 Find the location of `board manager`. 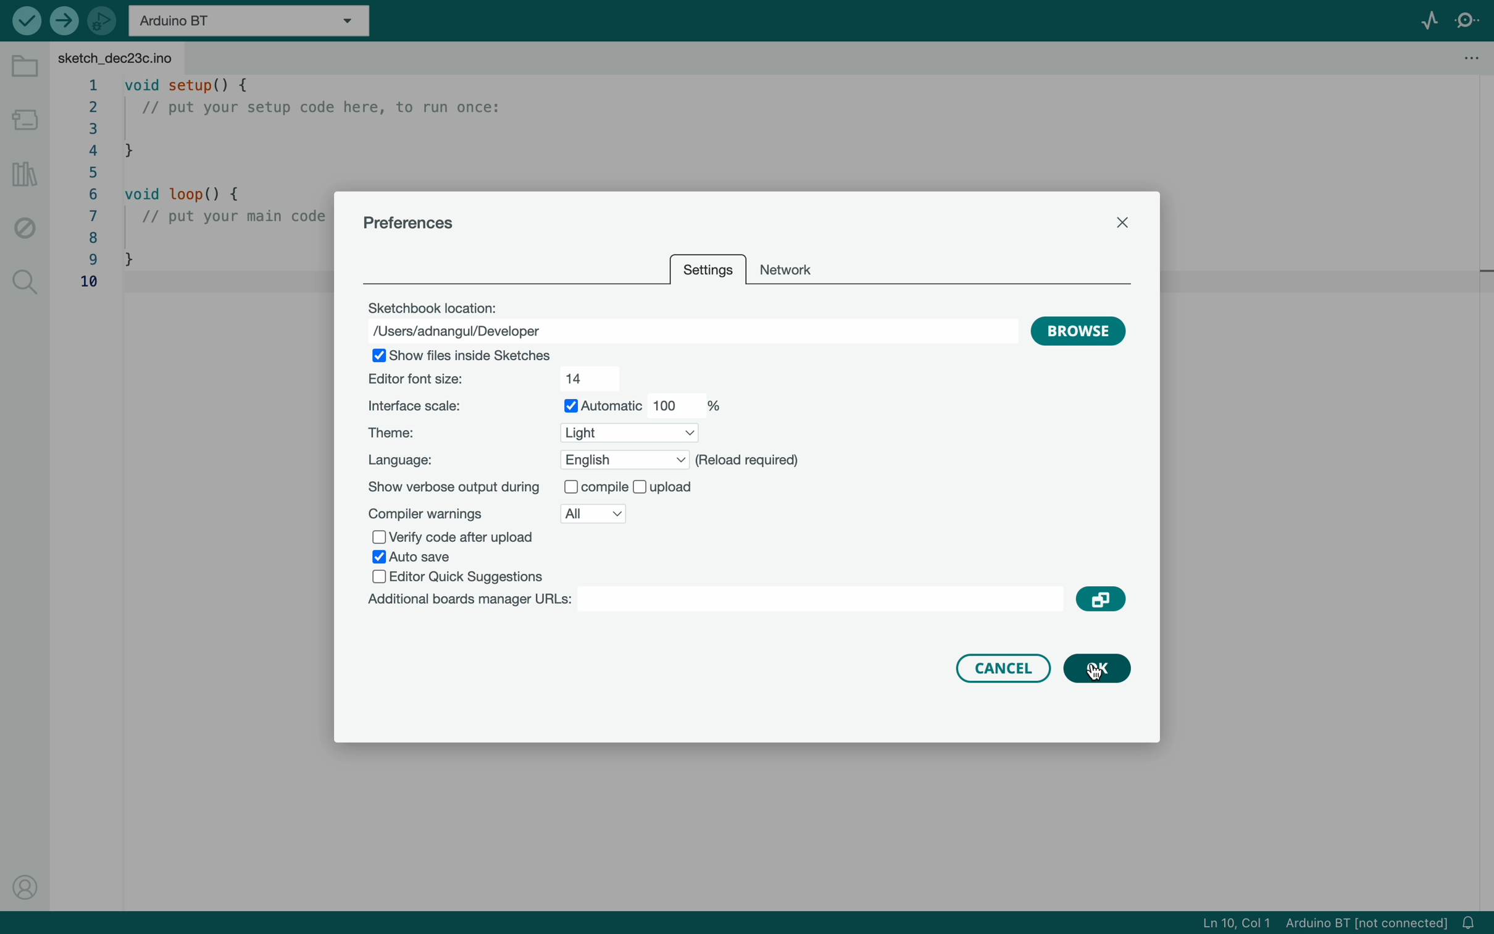

board manager is located at coordinates (26, 120).